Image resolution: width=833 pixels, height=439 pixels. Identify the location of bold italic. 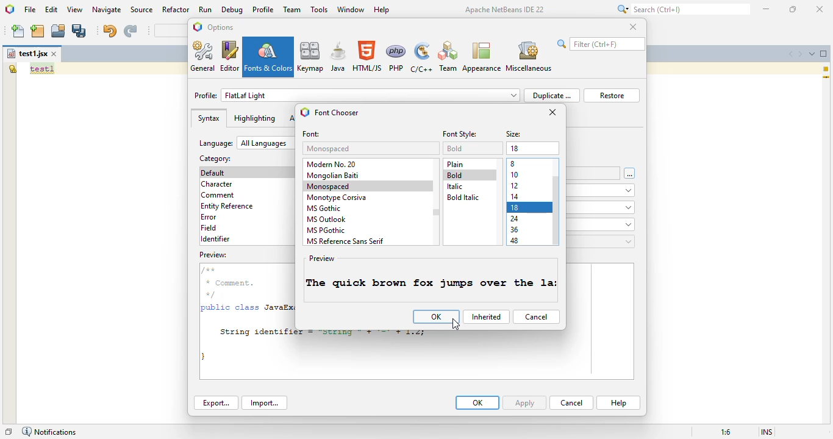
(462, 198).